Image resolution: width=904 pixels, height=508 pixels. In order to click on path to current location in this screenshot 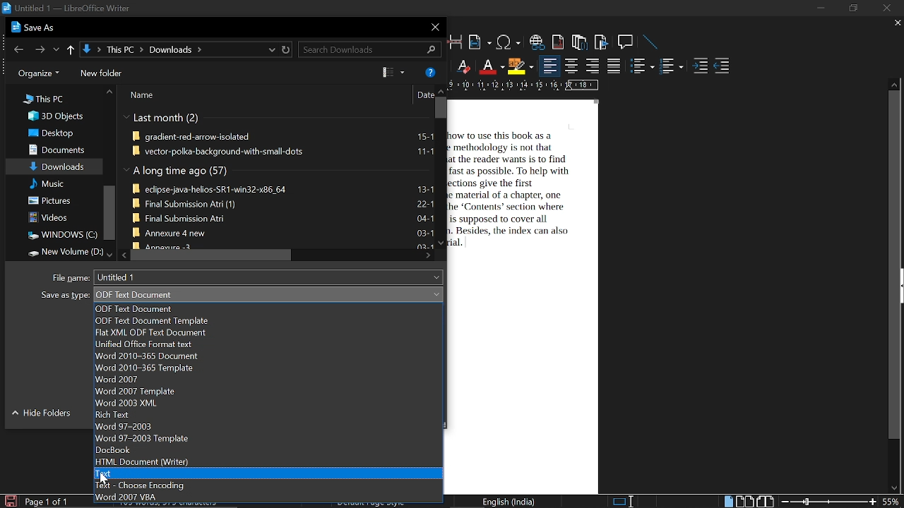, I will do `click(171, 49)`.